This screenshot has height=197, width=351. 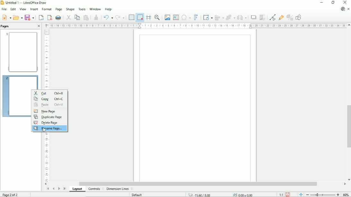 What do you see at coordinates (6, 17) in the screenshot?
I see `New` at bounding box center [6, 17].